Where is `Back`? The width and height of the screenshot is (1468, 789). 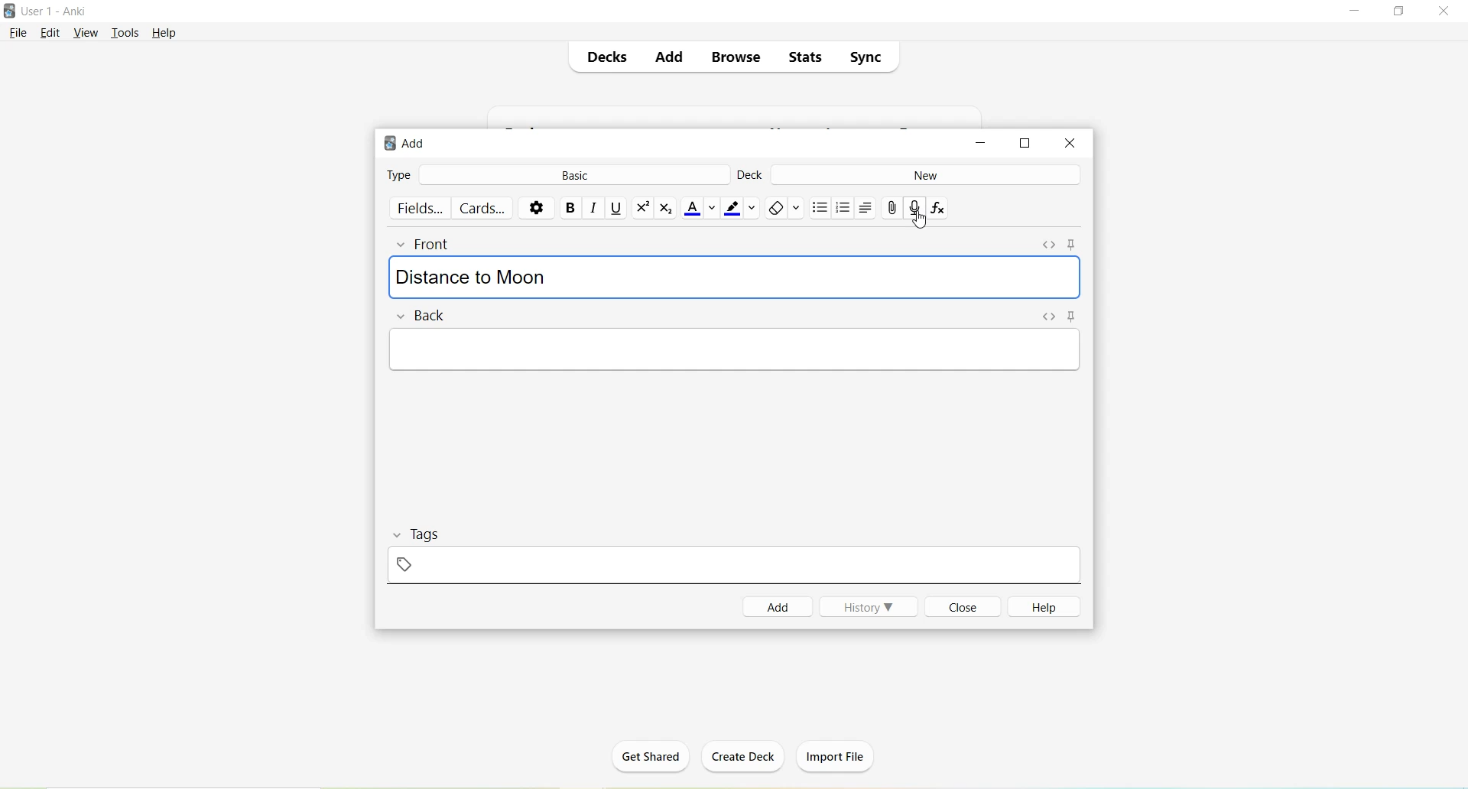 Back is located at coordinates (434, 317).